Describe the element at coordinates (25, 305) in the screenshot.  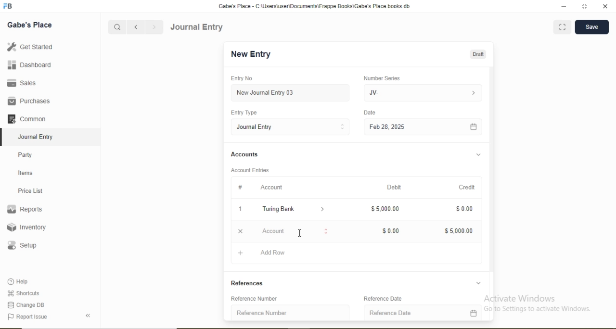
I see `Change DB` at that location.